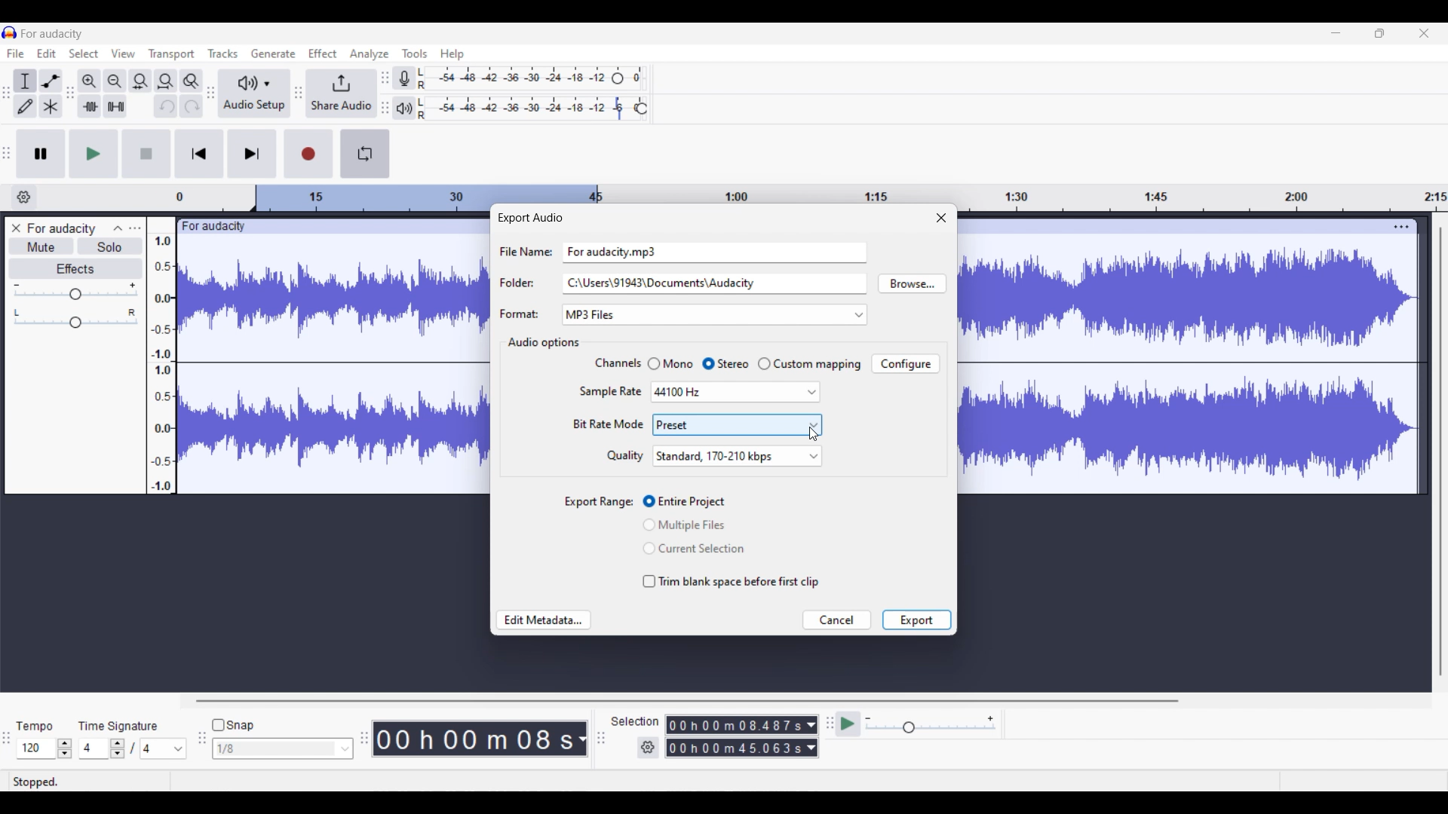 The image size is (1448, 814). Describe the element at coordinates (167, 81) in the screenshot. I see `Fit project to width` at that location.